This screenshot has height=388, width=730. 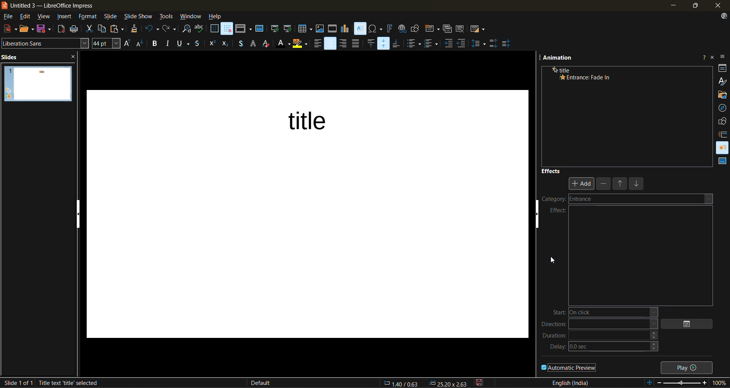 What do you see at coordinates (401, 28) in the screenshot?
I see `insert hyperlink` at bounding box center [401, 28].